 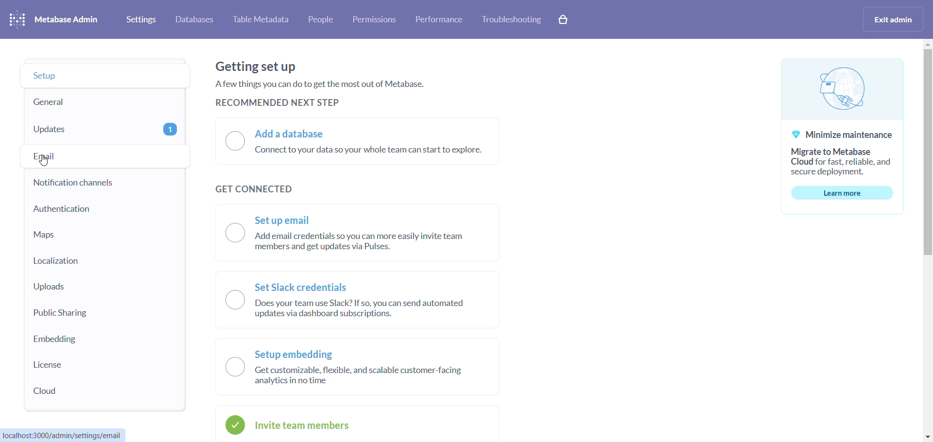 I want to click on permission, so click(x=379, y=19).